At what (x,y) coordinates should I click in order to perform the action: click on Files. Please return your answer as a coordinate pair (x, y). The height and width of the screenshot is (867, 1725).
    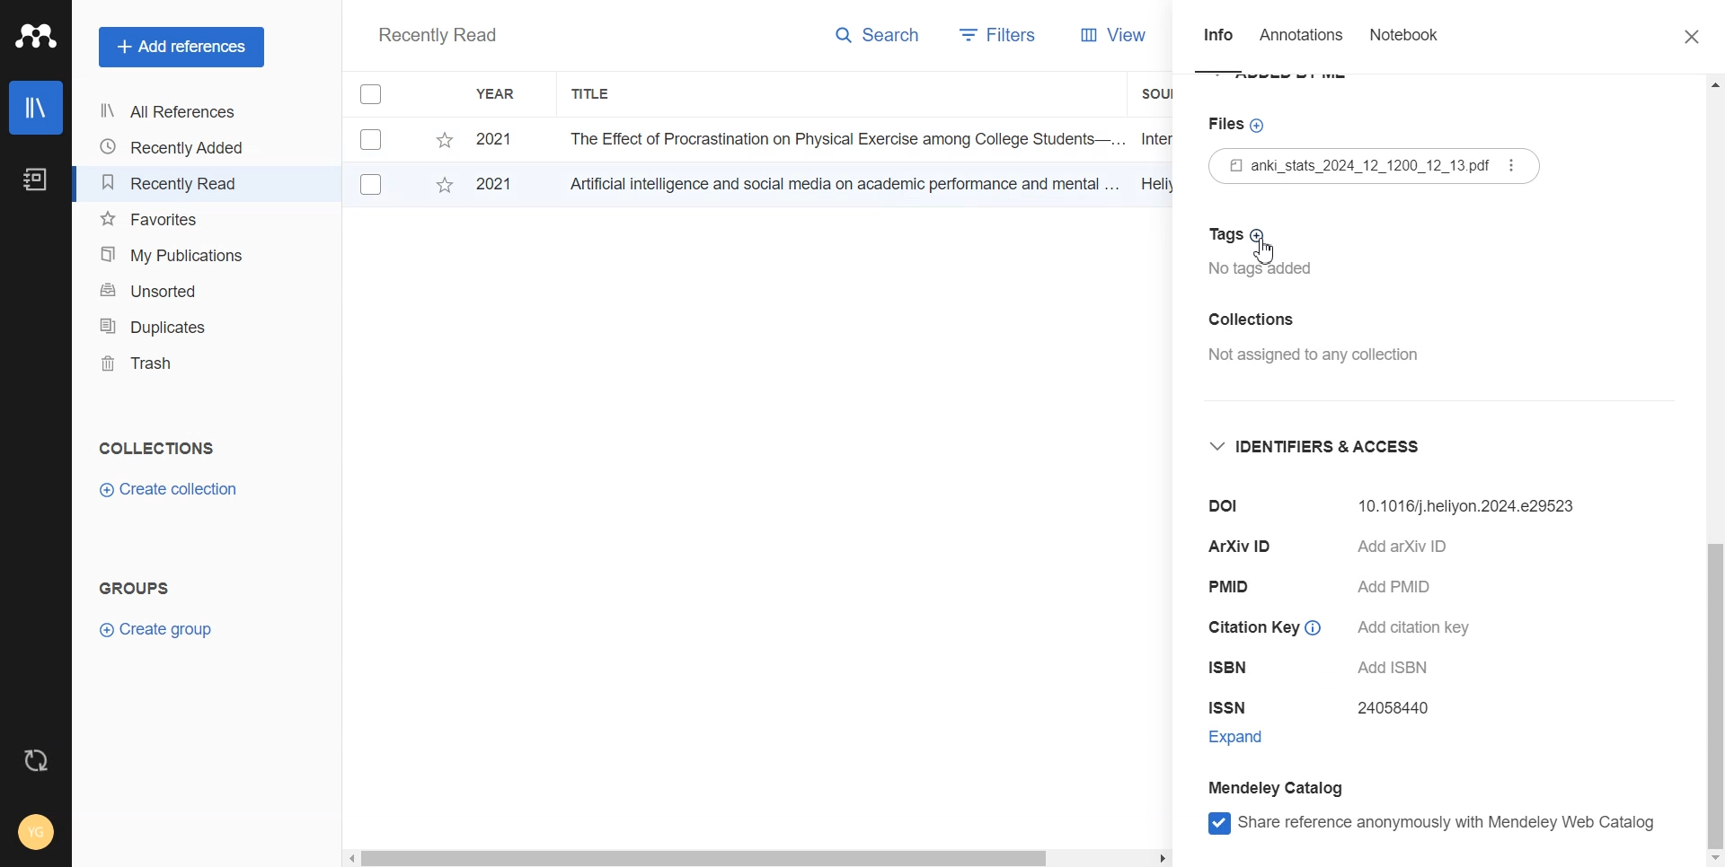
    Looking at the image, I should click on (1240, 127).